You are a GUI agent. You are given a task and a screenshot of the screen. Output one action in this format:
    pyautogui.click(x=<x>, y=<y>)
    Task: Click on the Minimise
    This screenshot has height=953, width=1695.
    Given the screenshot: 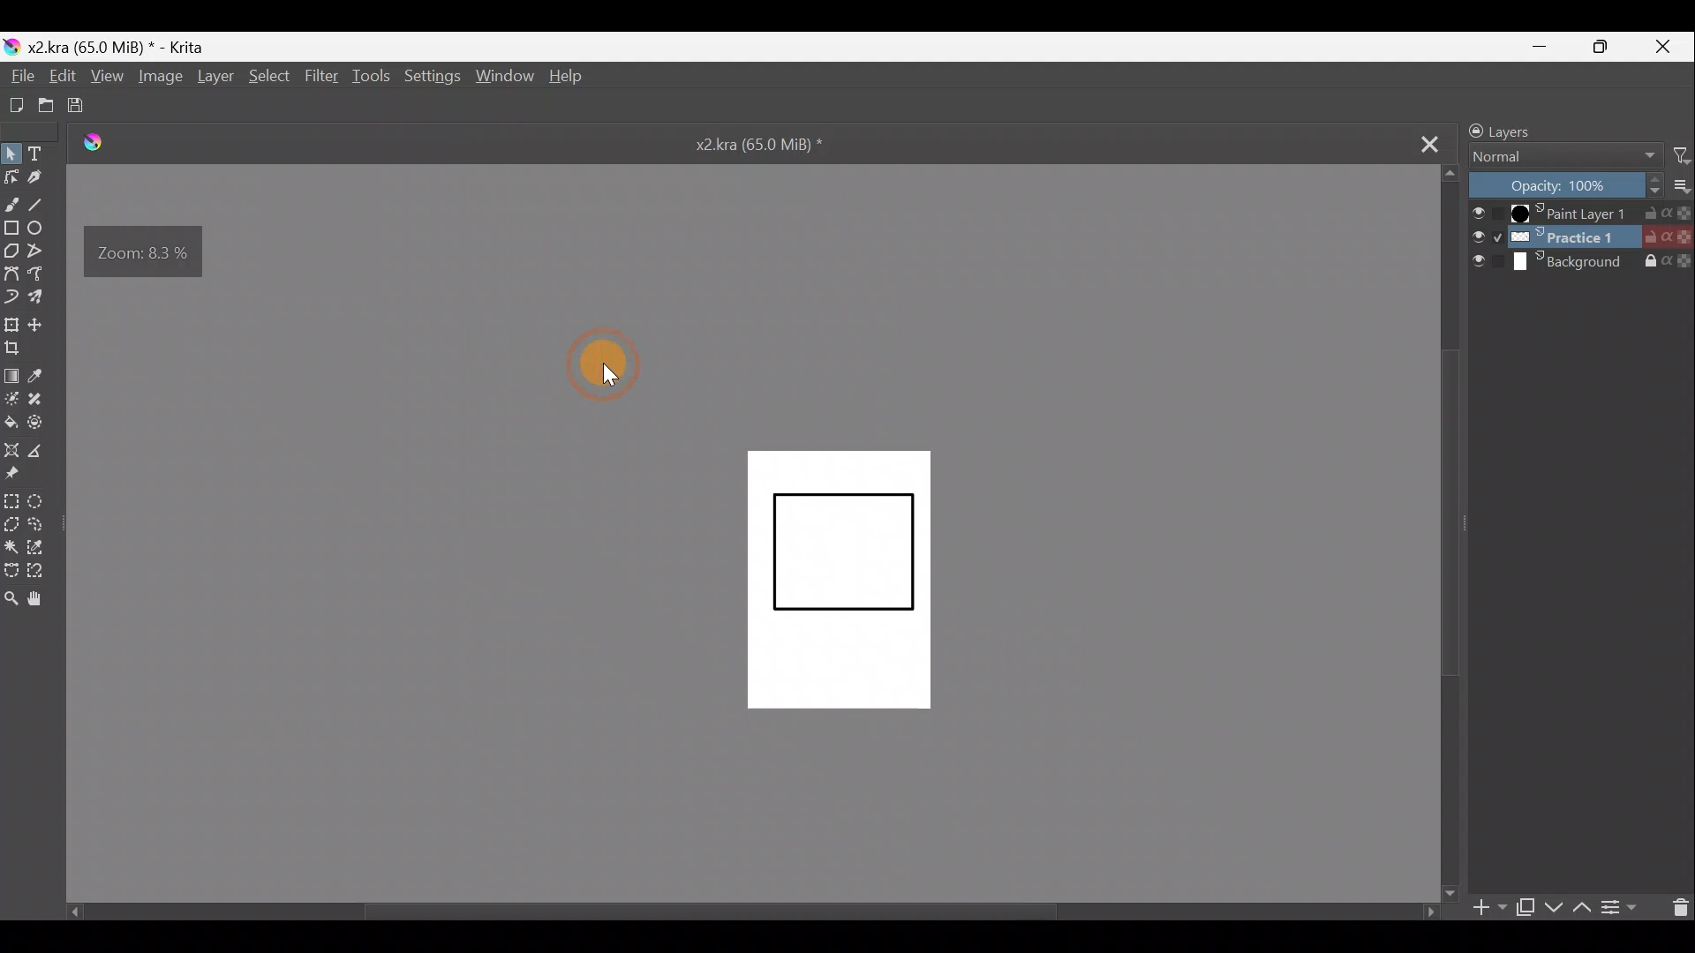 What is the action you would take?
    pyautogui.click(x=1544, y=45)
    